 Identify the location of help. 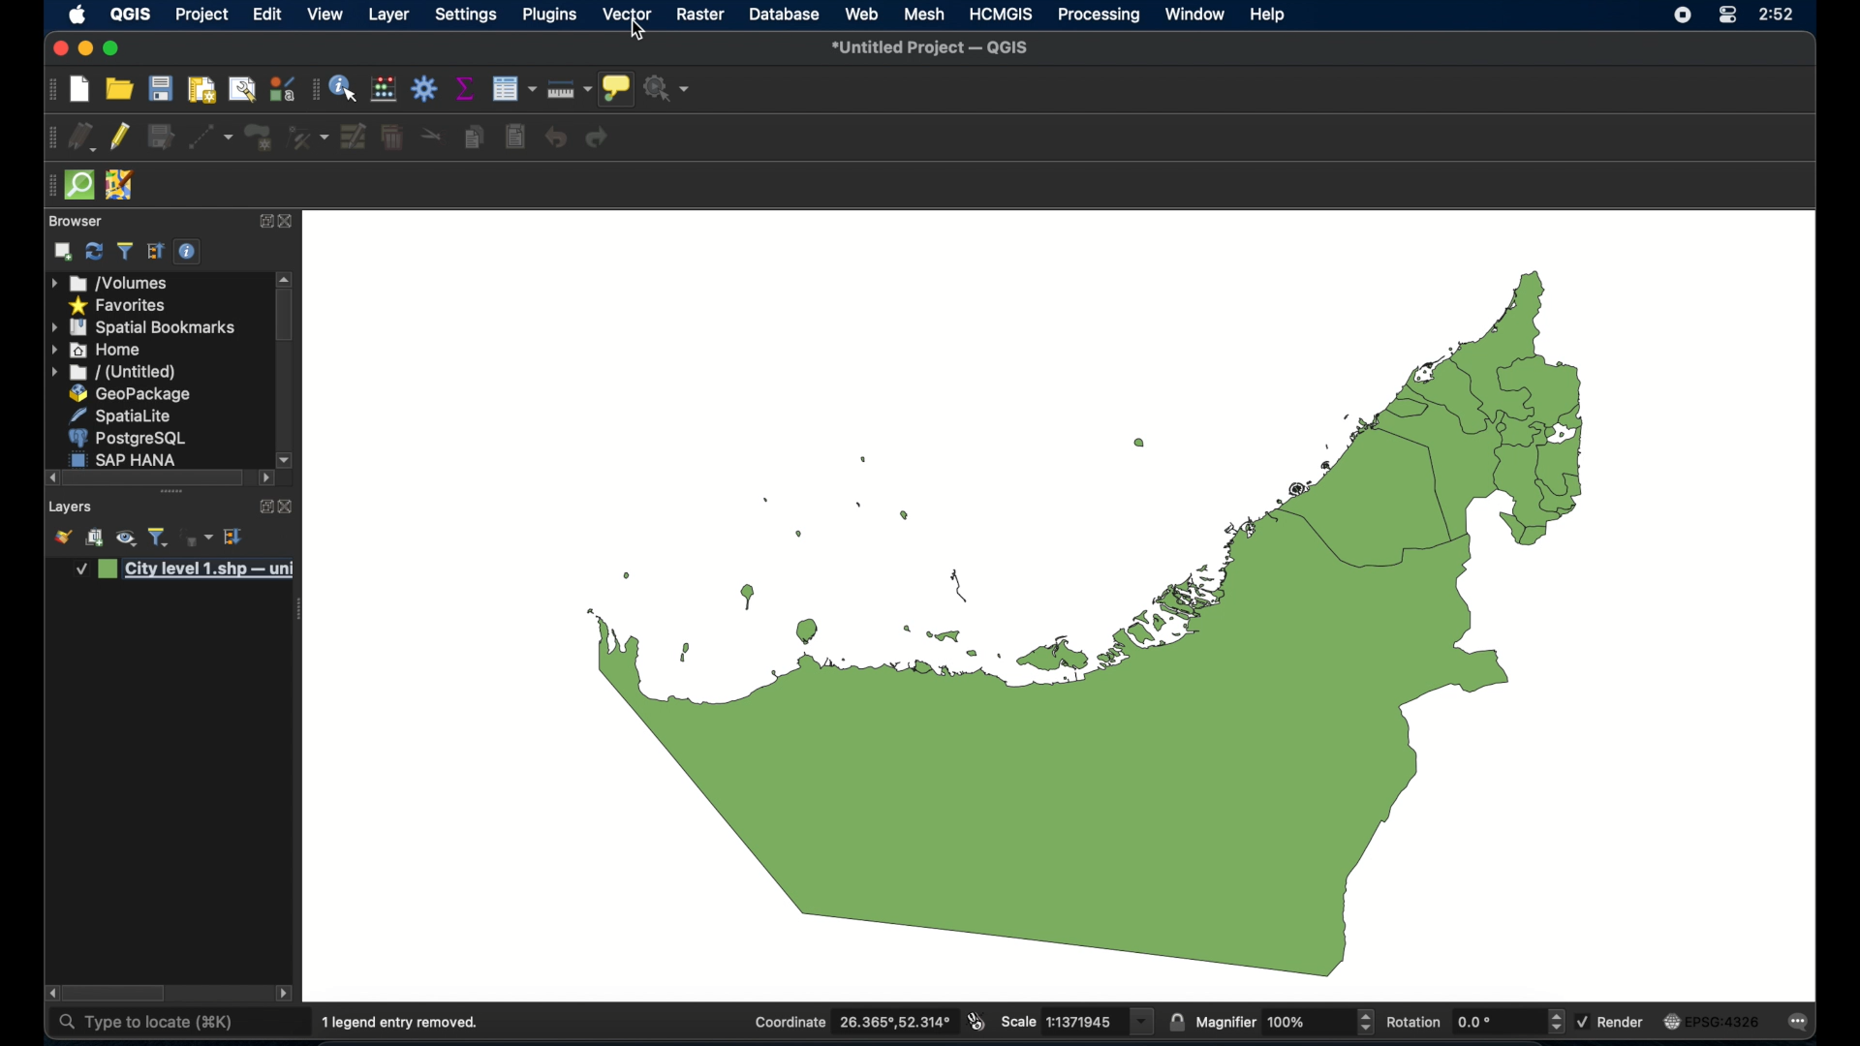
(1270, 15).